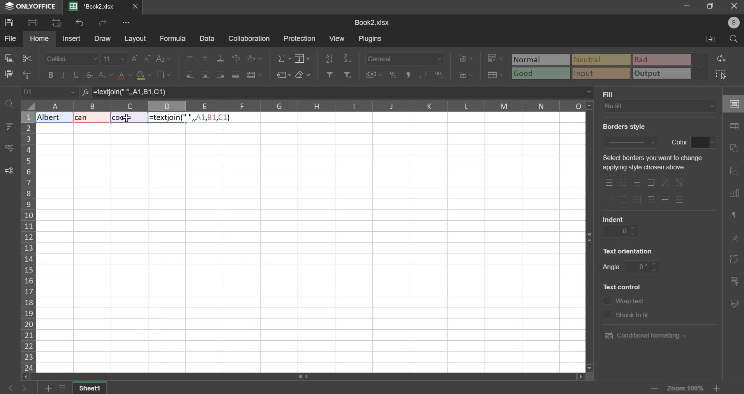 The width and height of the screenshot is (744, 394). Describe the element at coordinates (611, 268) in the screenshot. I see `text` at that location.